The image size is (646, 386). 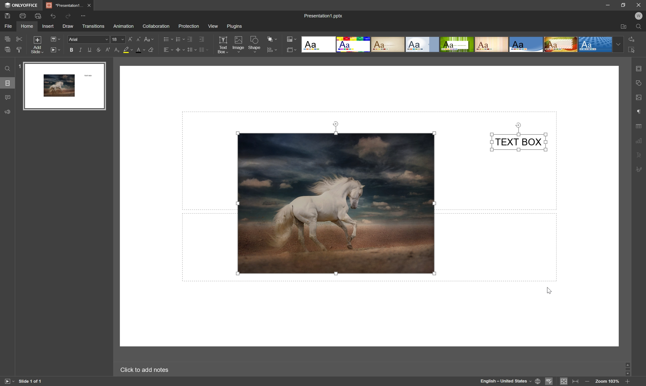 I want to click on animation, so click(x=124, y=26).